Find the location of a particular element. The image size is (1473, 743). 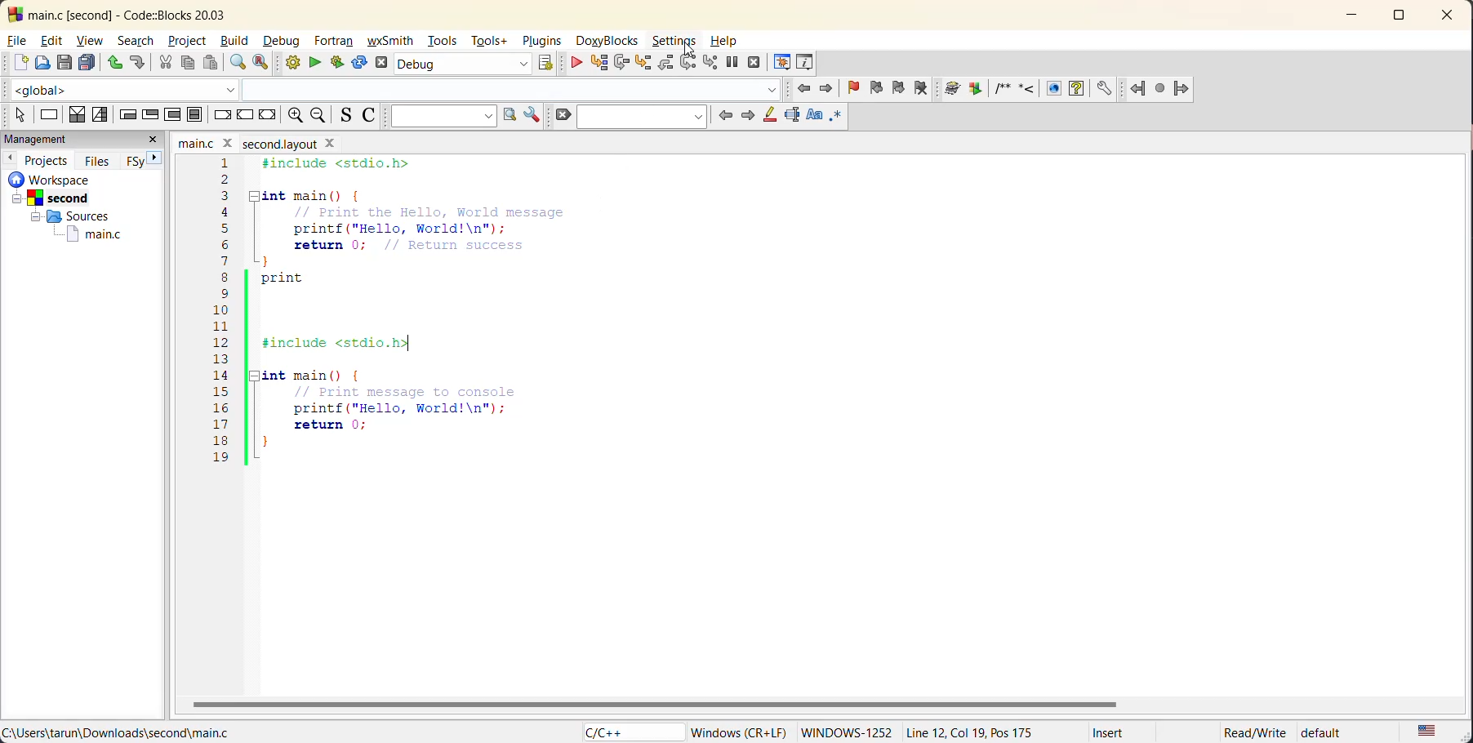

selection is located at coordinates (100, 116).